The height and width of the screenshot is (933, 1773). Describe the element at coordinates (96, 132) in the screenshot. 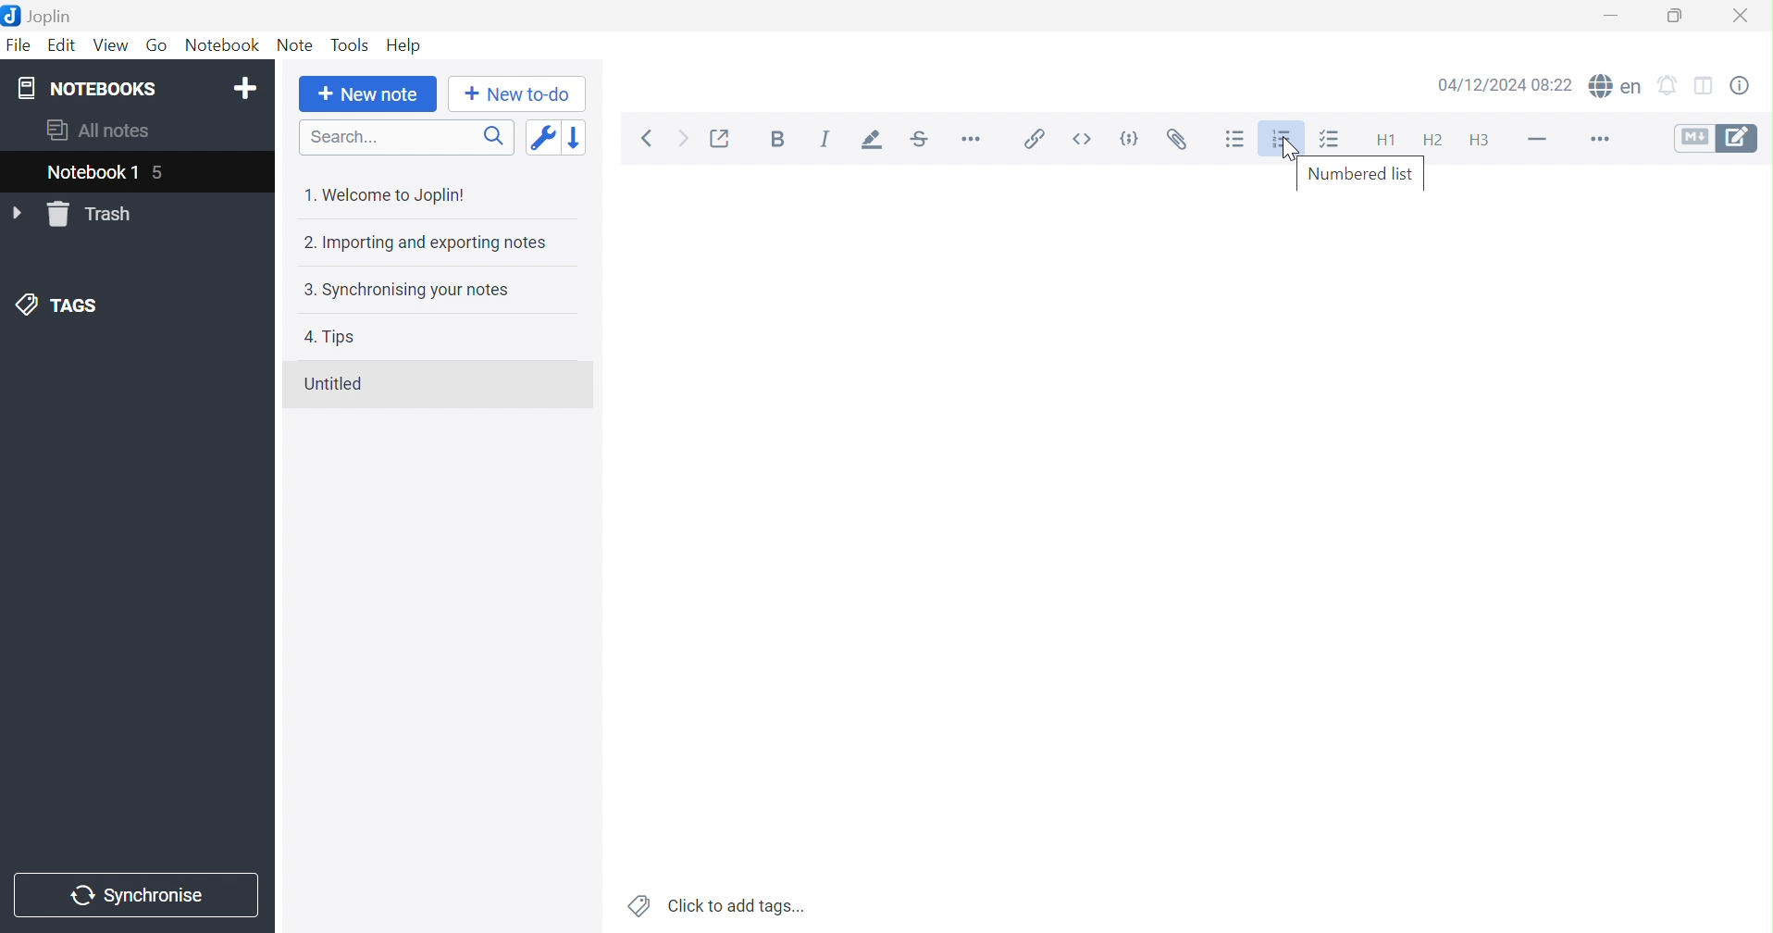

I see `All notes` at that location.